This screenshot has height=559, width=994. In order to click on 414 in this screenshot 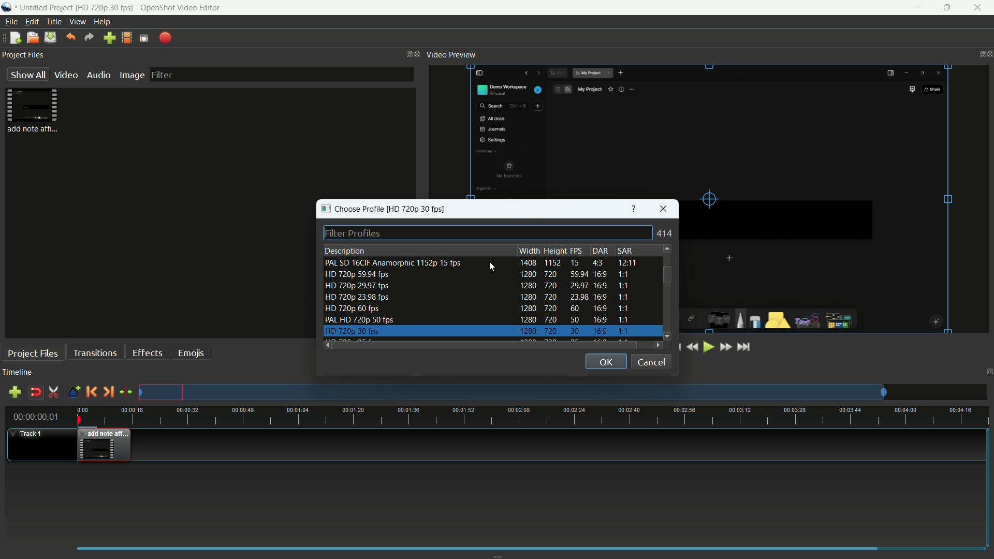, I will do `click(665, 233)`.